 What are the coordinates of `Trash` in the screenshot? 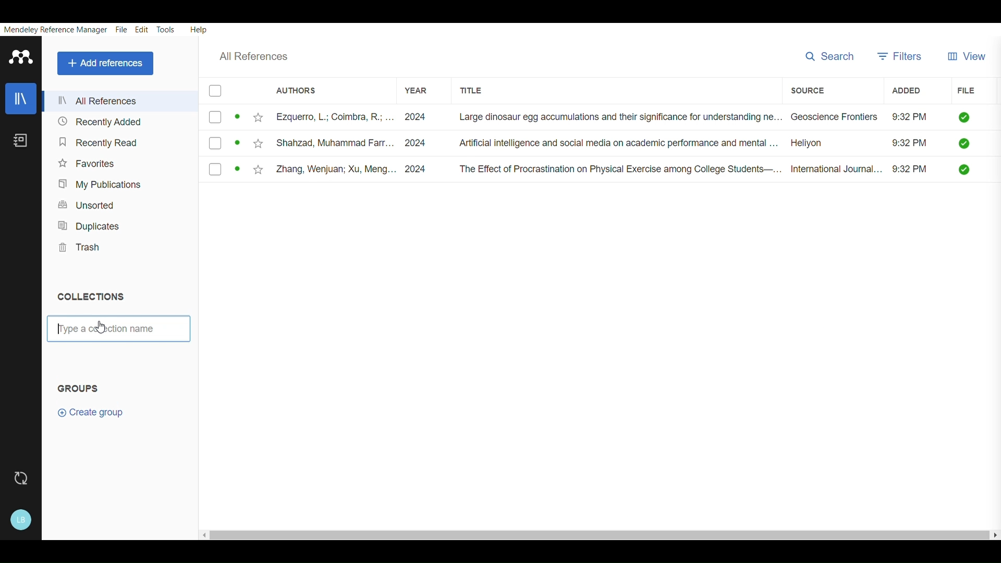 It's located at (80, 246).